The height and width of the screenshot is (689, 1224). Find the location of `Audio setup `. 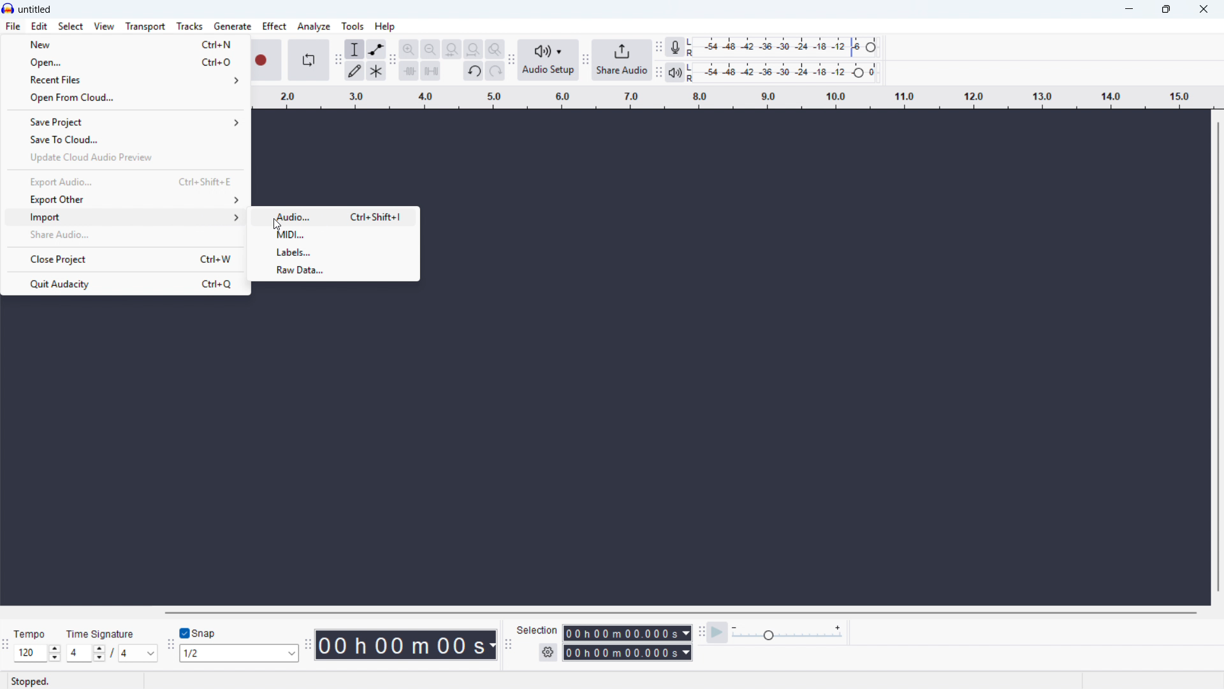

Audio setup  is located at coordinates (548, 60).